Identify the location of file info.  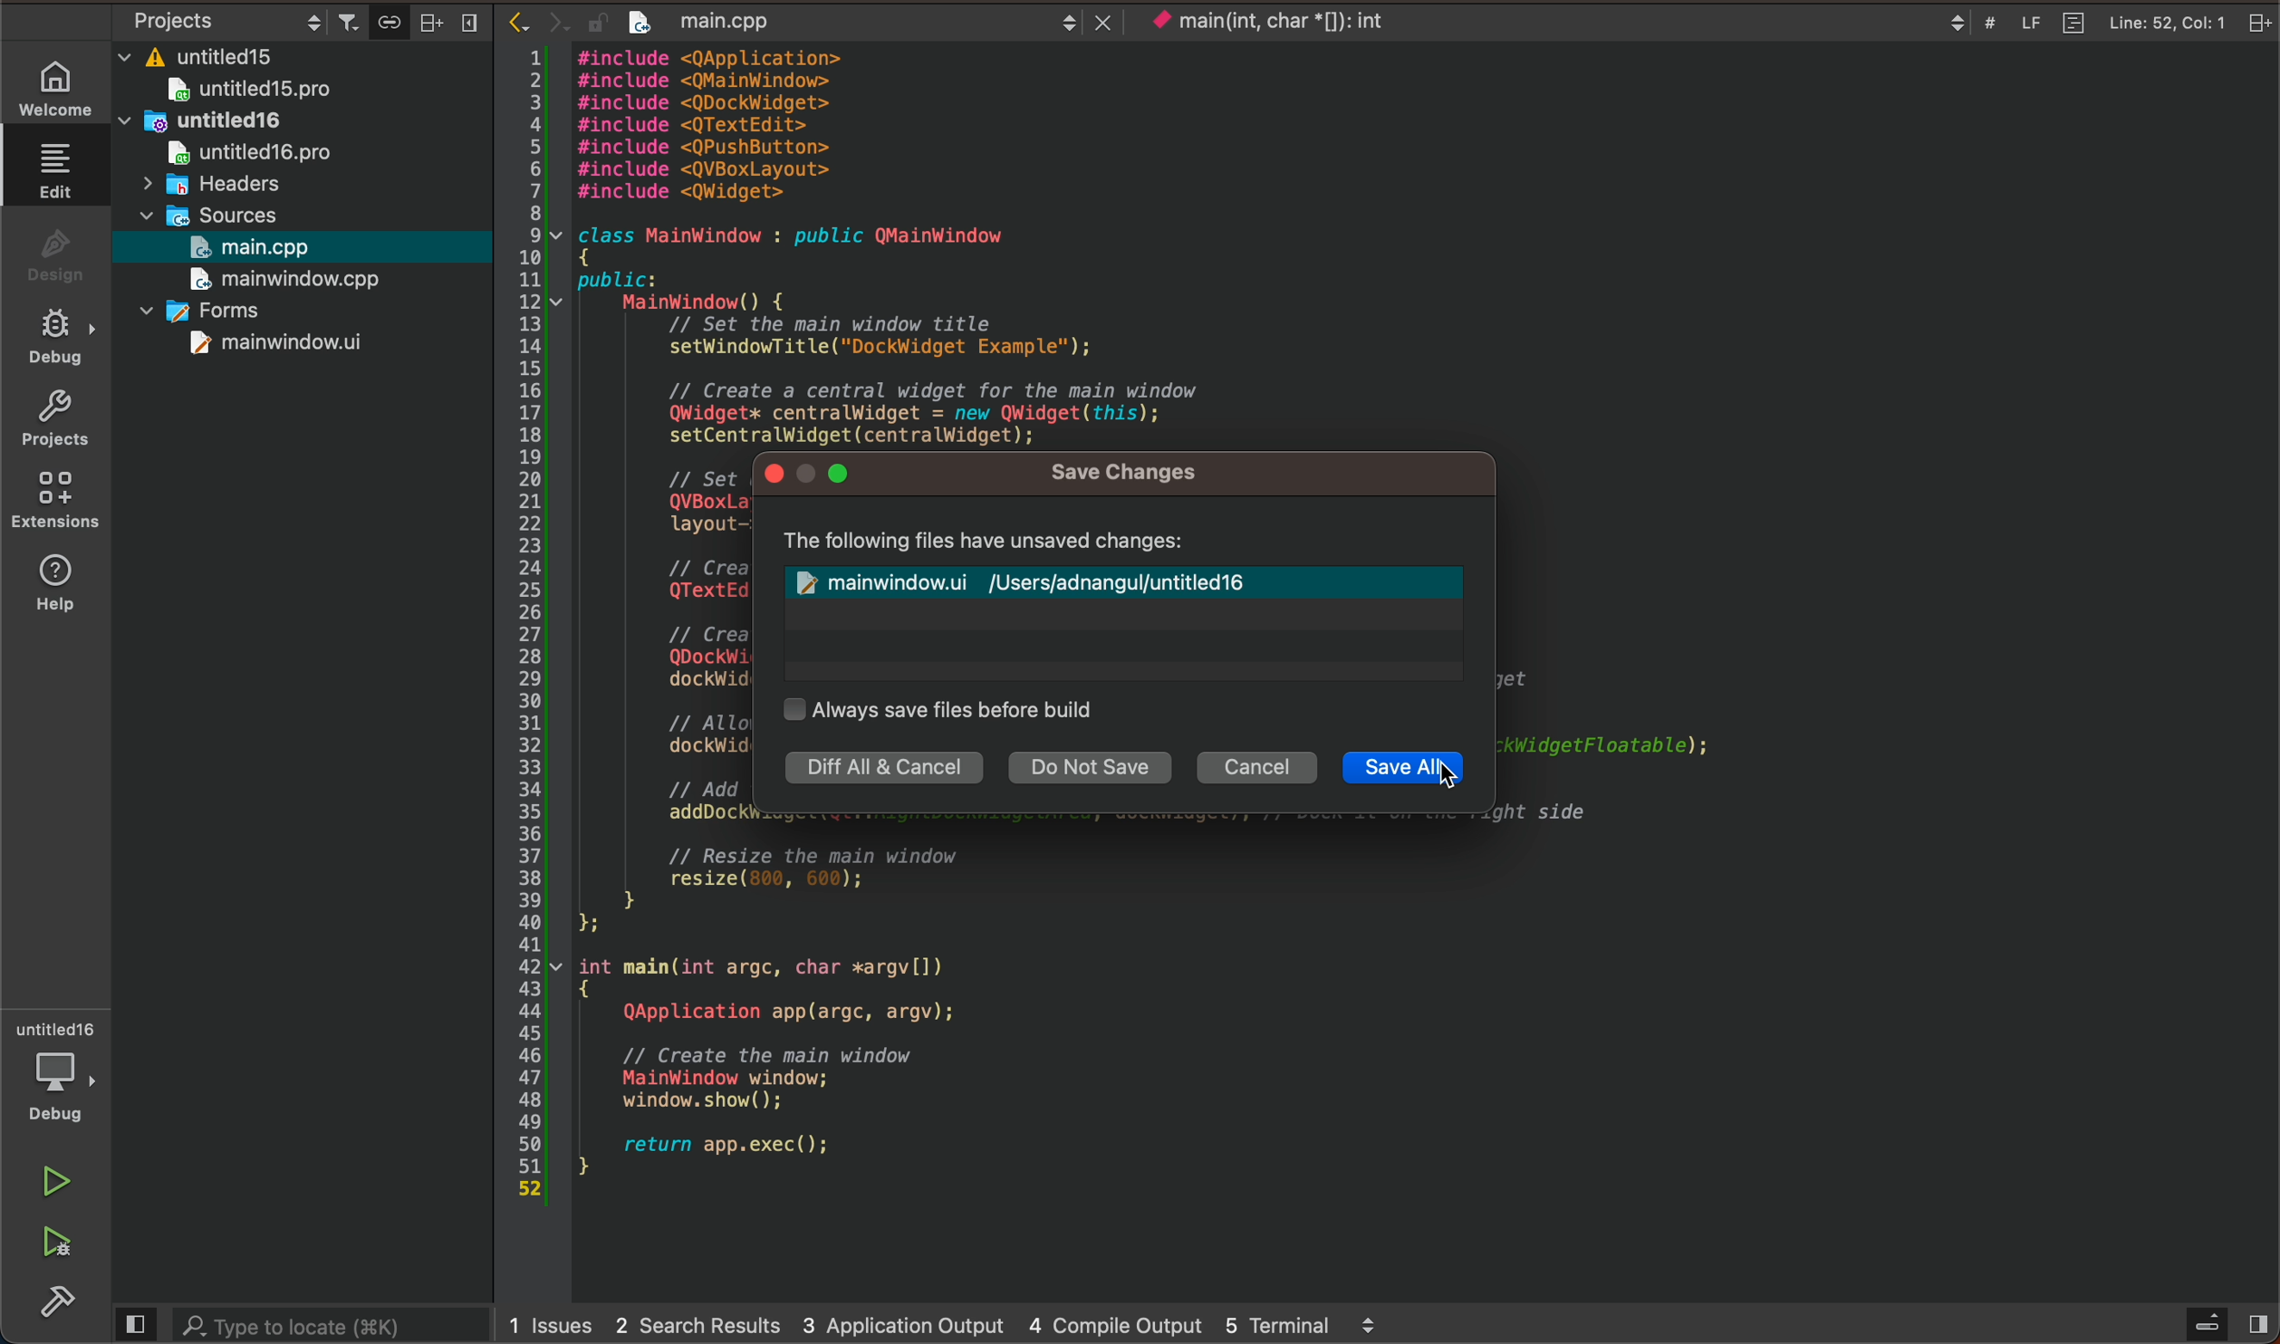
(2102, 22).